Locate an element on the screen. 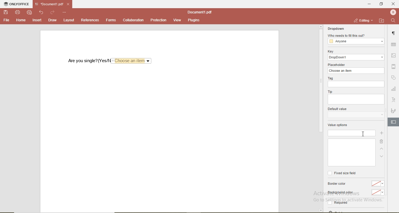 This screenshot has width=399, height=213. protection is located at coordinates (159, 20).